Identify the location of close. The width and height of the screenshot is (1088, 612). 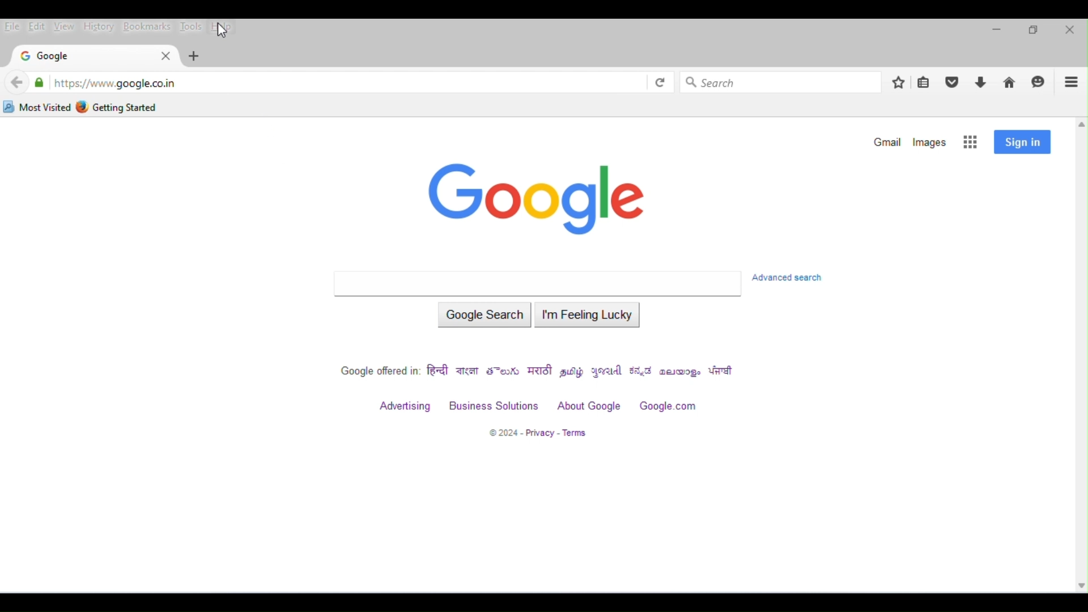
(1069, 30).